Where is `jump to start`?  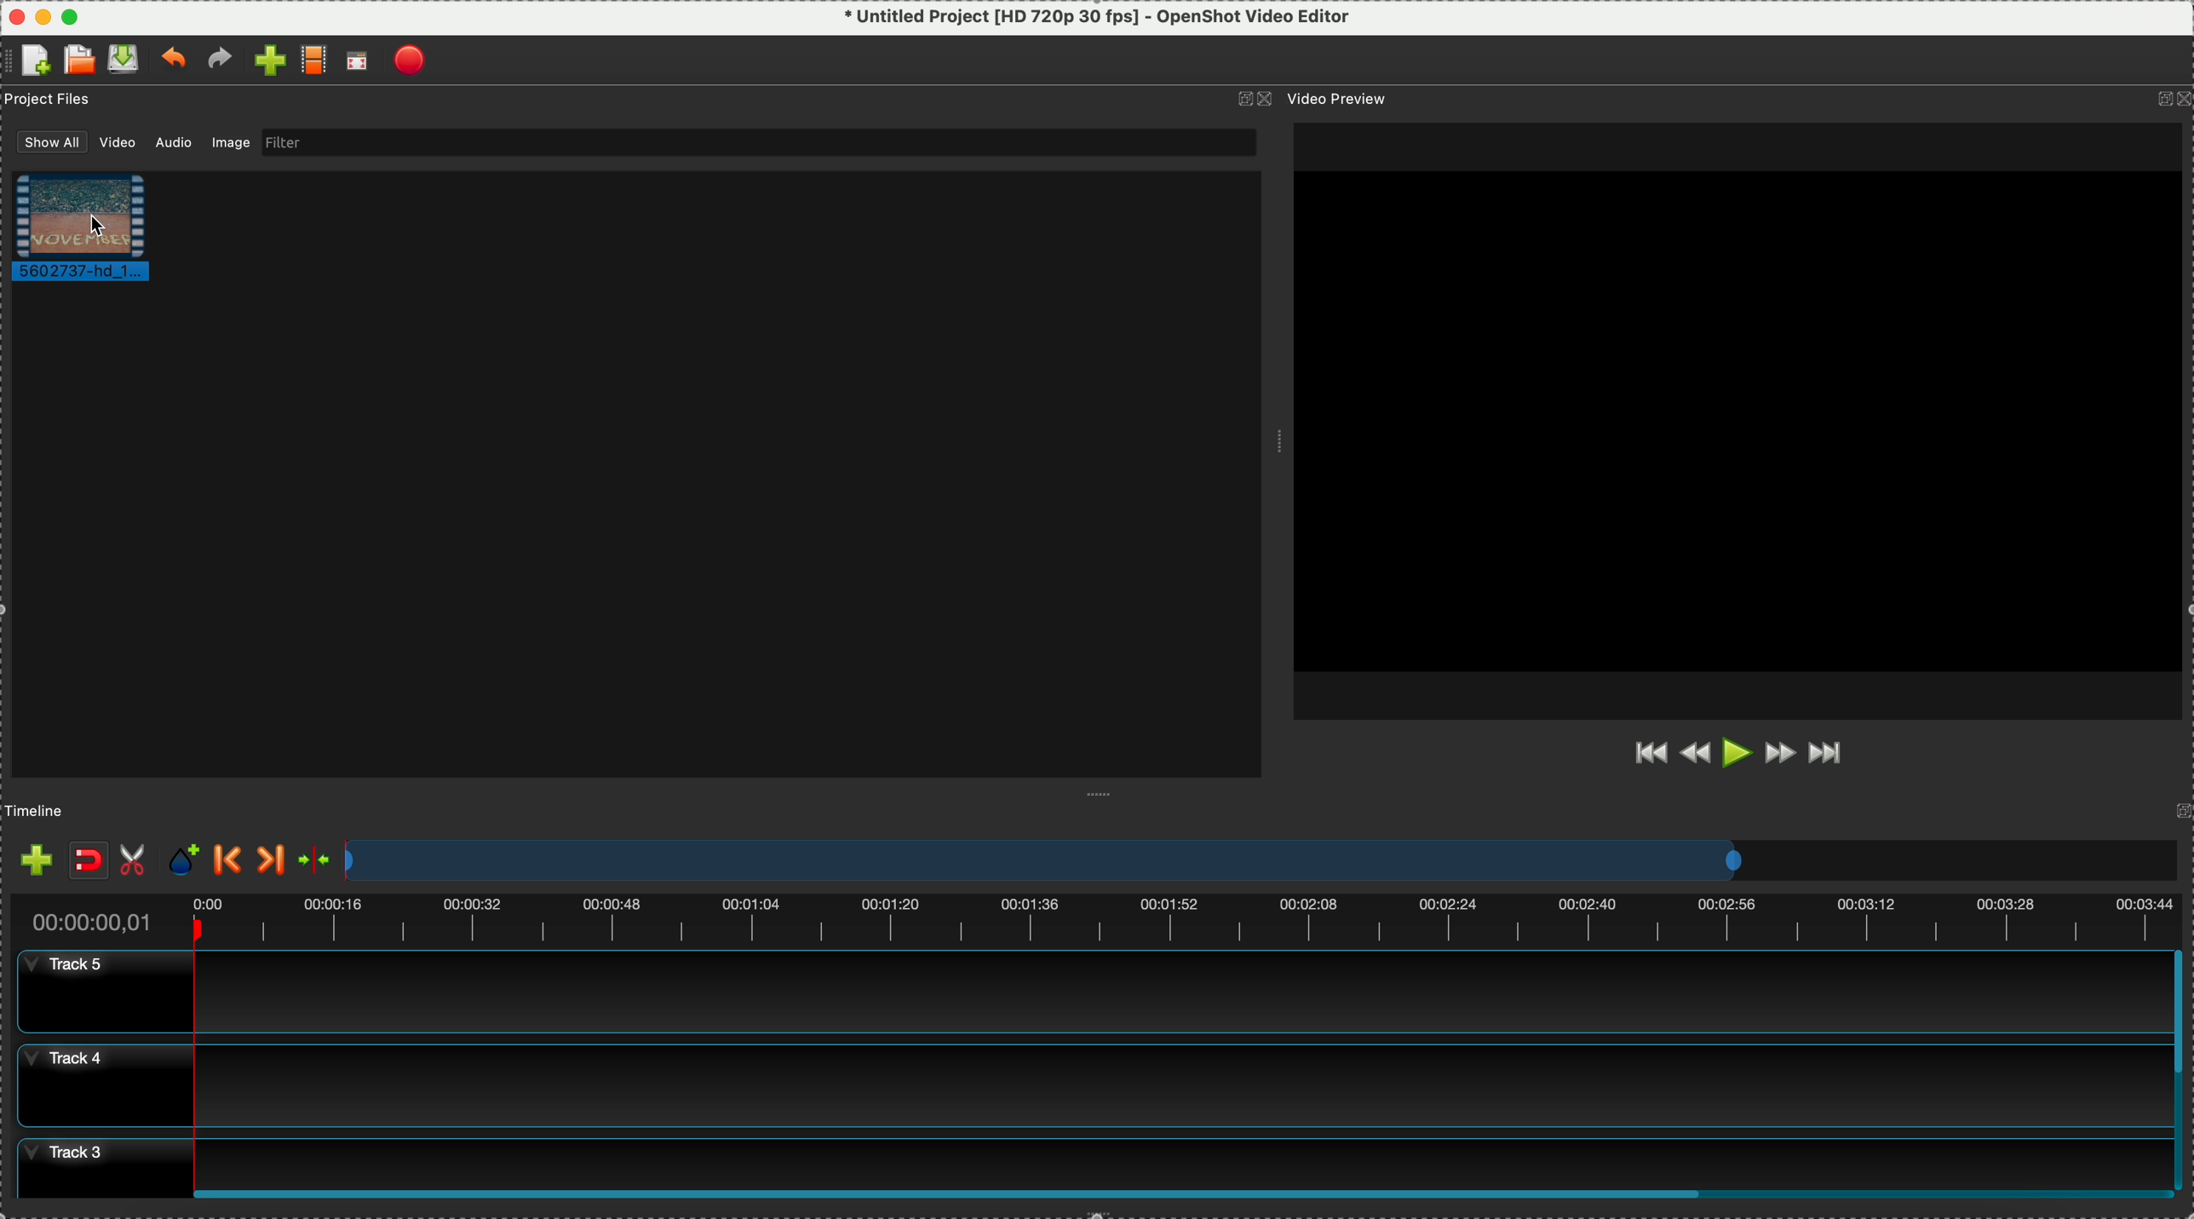 jump to start is located at coordinates (1648, 751).